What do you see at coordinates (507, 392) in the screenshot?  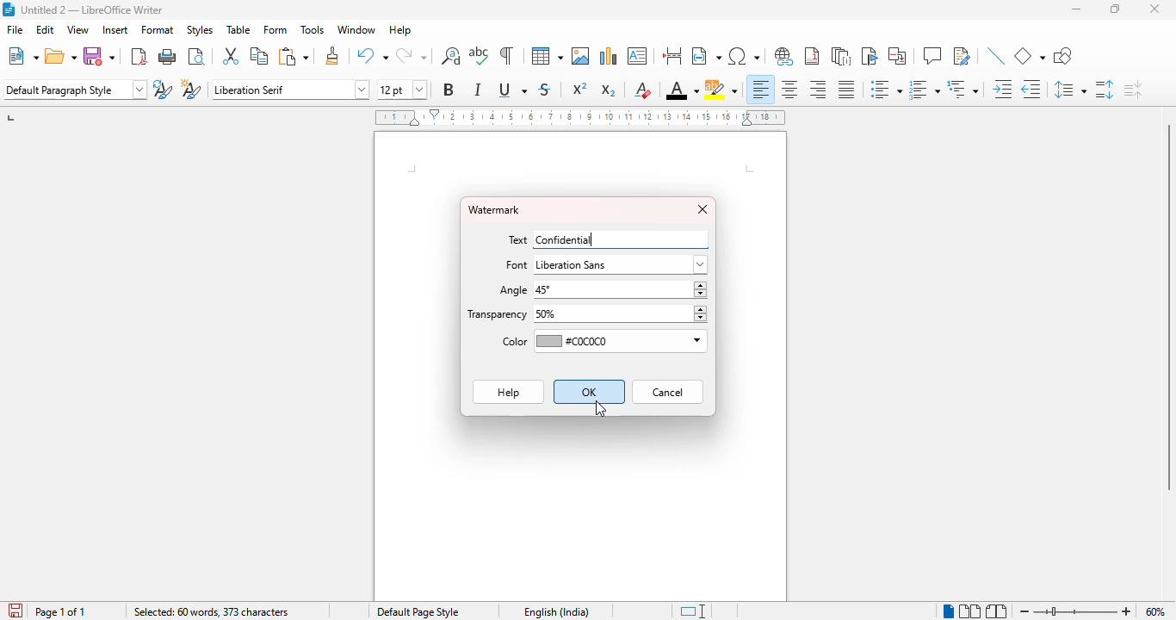 I see `help` at bounding box center [507, 392].